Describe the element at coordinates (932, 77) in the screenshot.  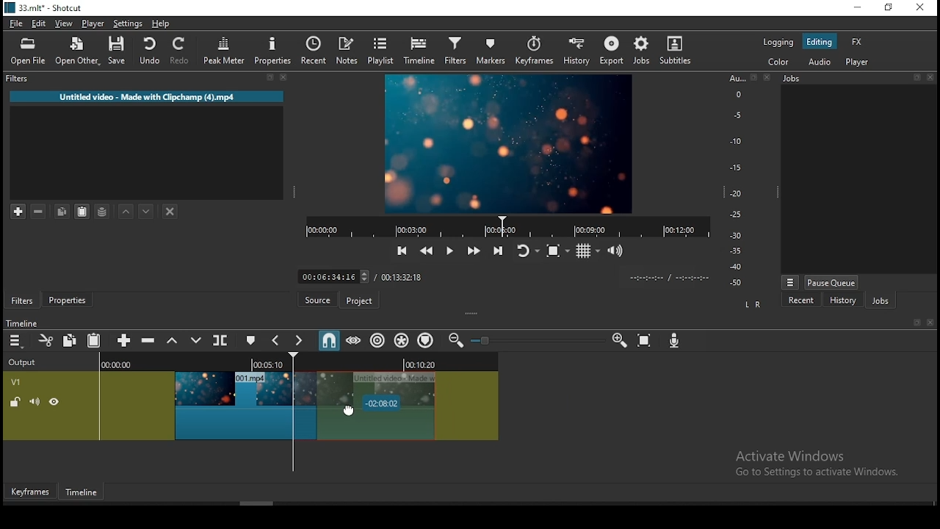
I see `` at that location.